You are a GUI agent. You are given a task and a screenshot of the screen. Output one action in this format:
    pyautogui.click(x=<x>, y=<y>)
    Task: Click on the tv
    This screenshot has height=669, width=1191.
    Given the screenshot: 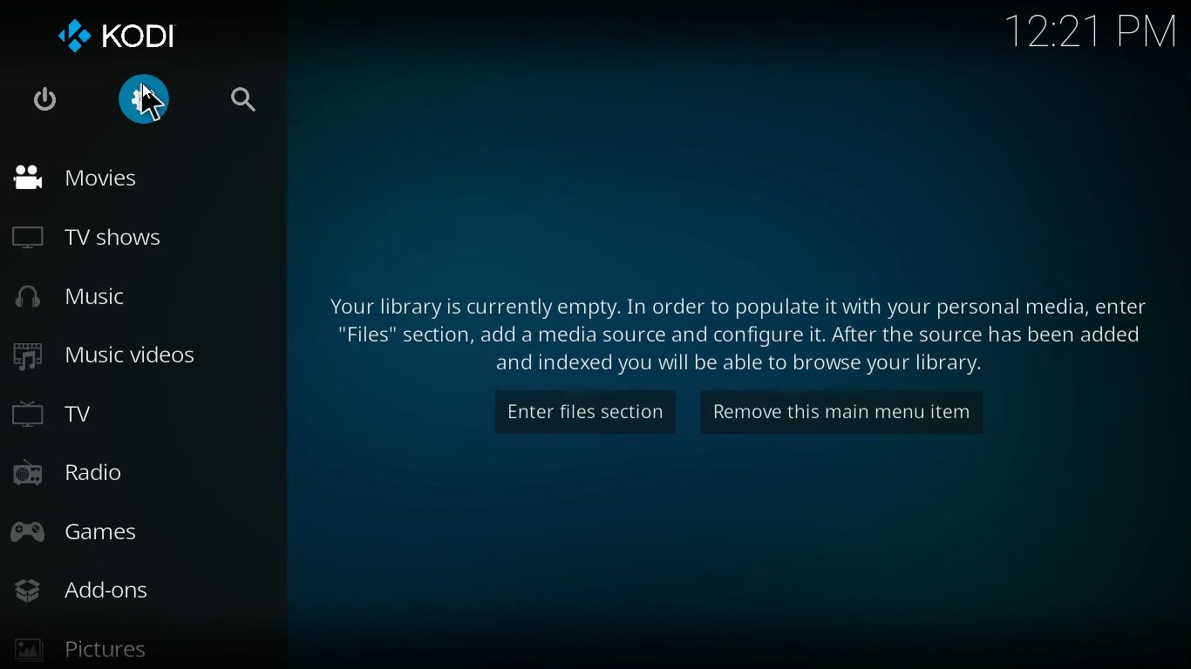 What is the action you would take?
    pyautogui.click(x=138, y=414)
    